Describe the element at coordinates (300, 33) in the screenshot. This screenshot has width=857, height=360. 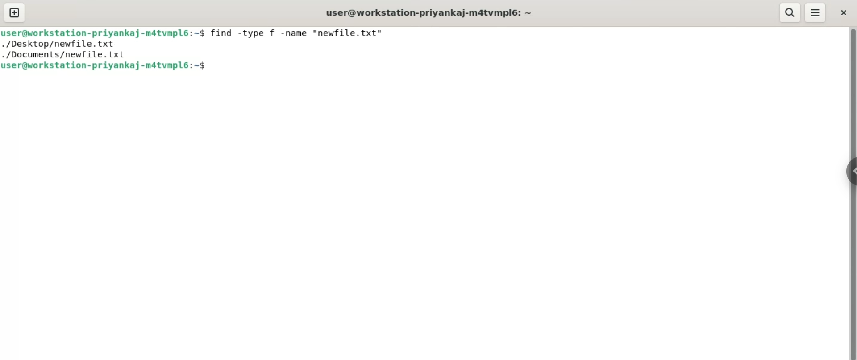
I see `find -type f -name "newfile.txt"` at that location.